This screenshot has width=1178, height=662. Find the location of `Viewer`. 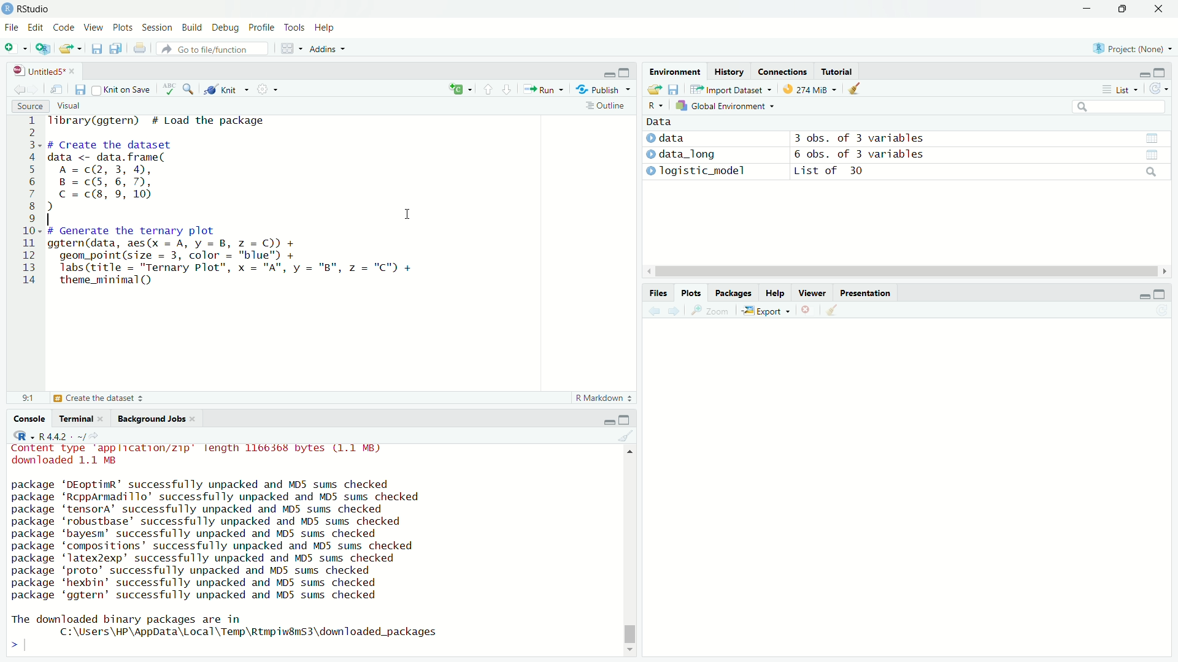

Viewer is located at coordinates (813, 295).